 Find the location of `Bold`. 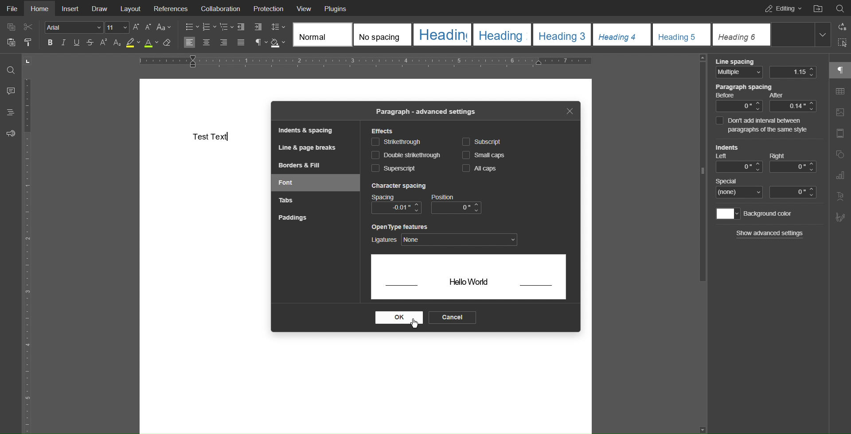

Bold is located at coordinates (51, 43).